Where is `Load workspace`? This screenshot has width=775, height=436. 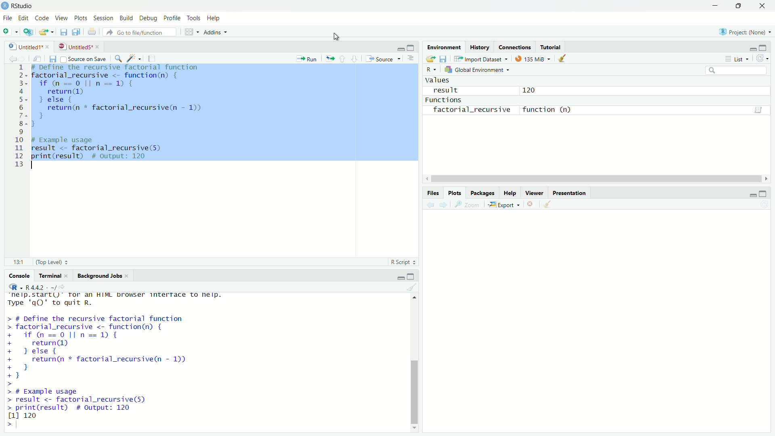 Load workspace is located at coordinates (429, 58).